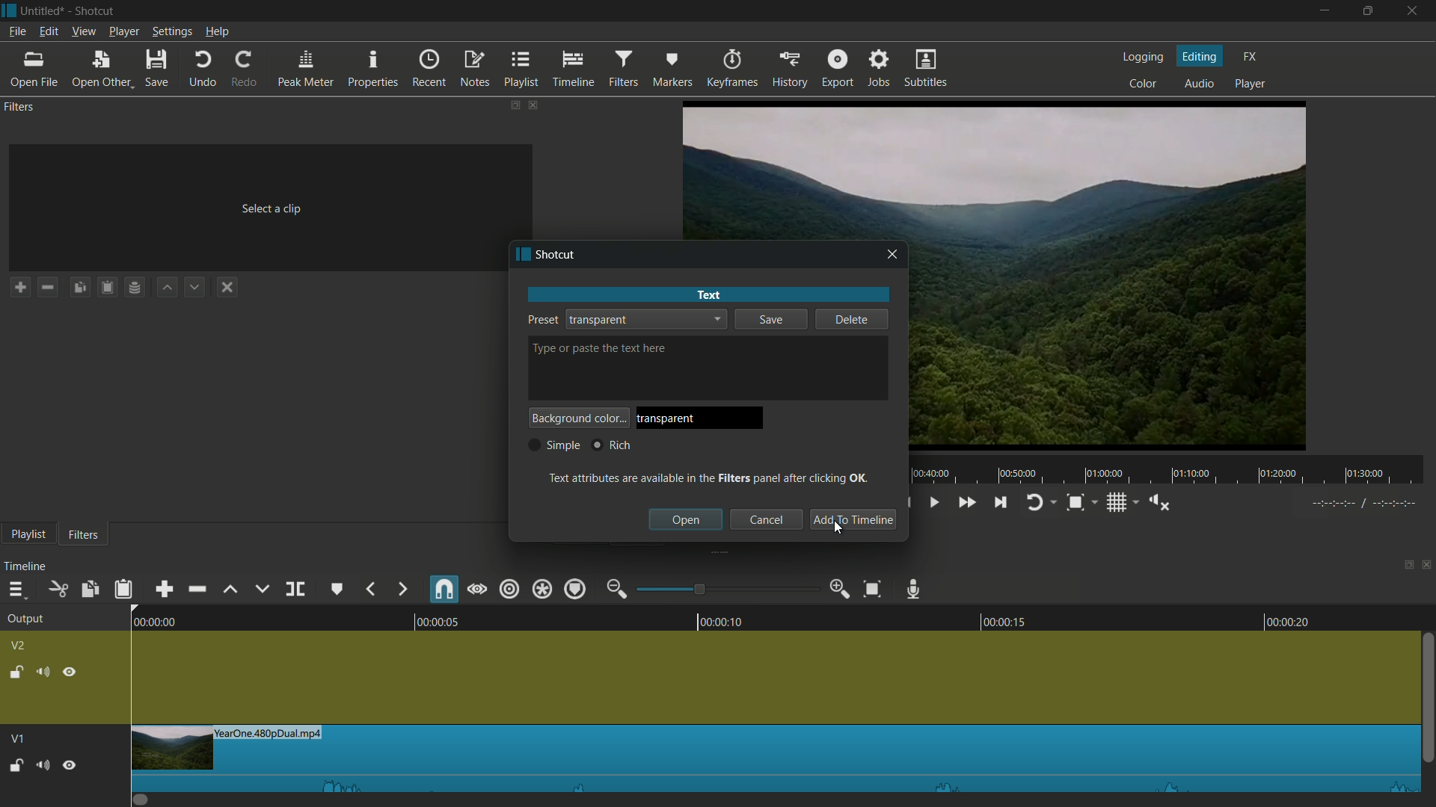 The height and width of the screenshot is (807, 1436). What do you see at coordinates (262, 590) in the screenshot?
I see `overwrite` at bounding box center [262, 590].